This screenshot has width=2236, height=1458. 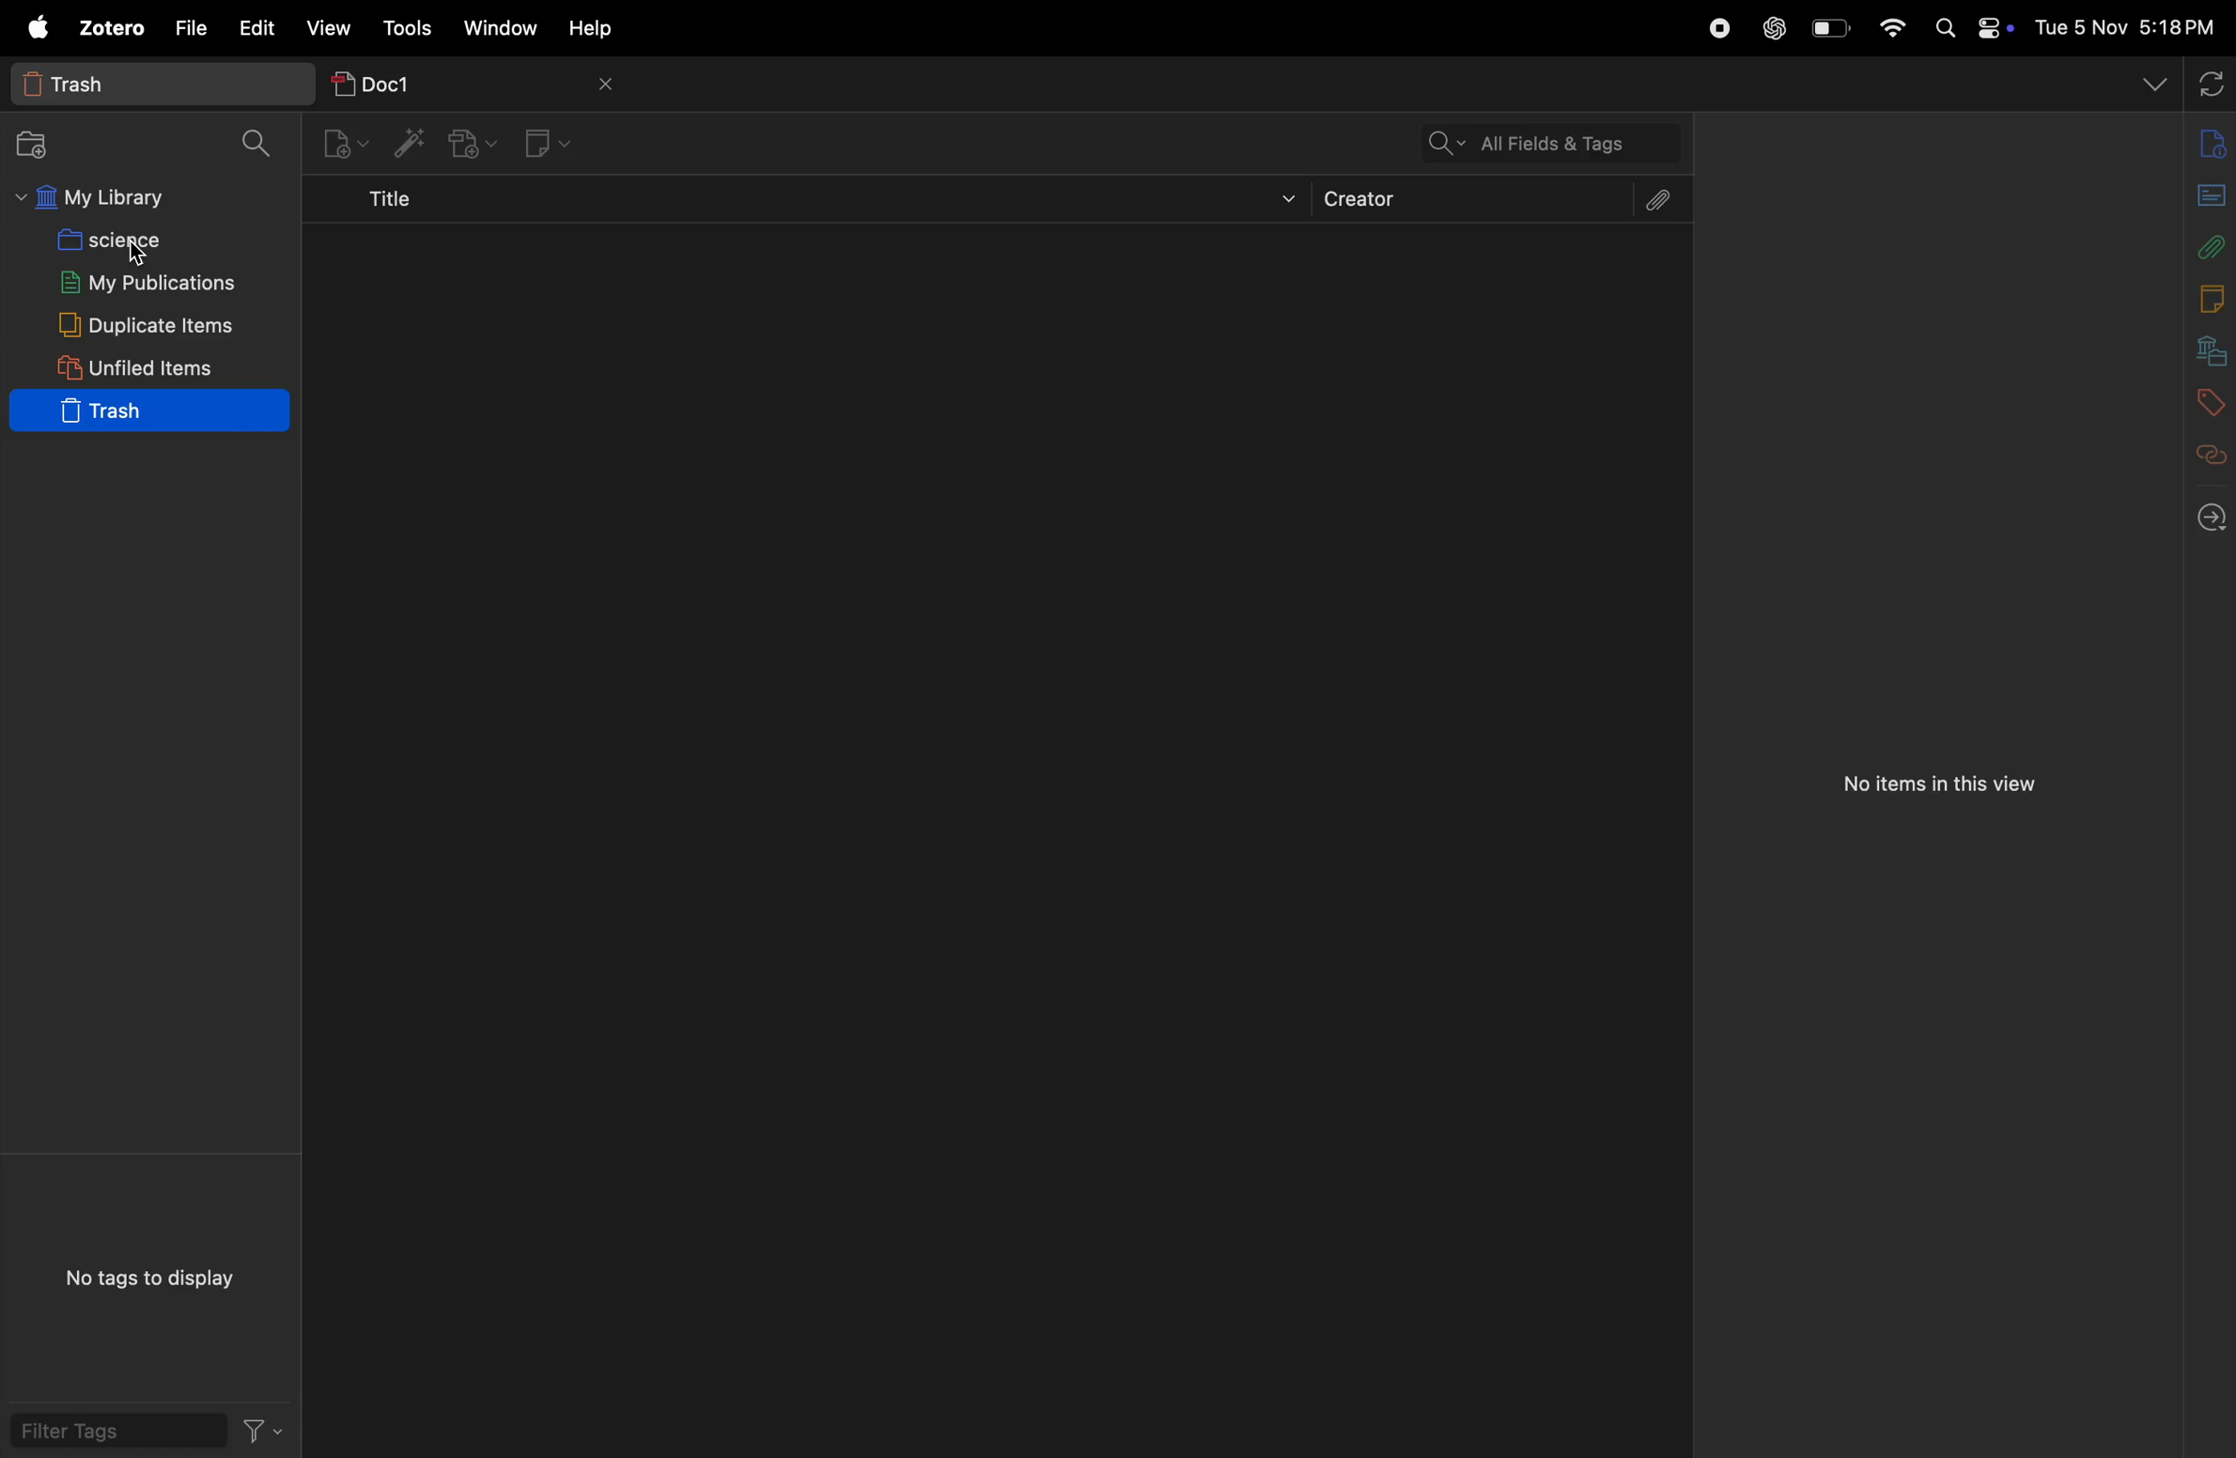 I want to click on search, so click(x=259, y=142).